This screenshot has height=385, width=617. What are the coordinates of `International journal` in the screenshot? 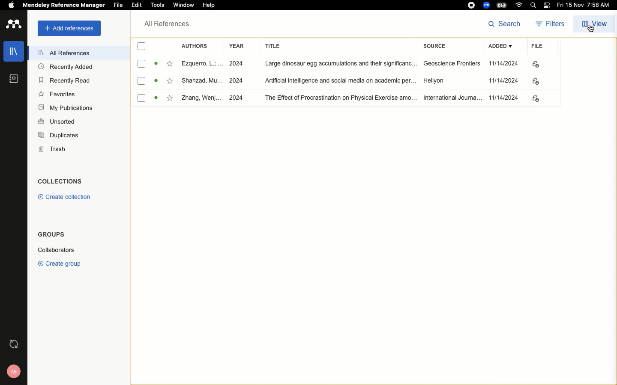 It's located at (450, 98).